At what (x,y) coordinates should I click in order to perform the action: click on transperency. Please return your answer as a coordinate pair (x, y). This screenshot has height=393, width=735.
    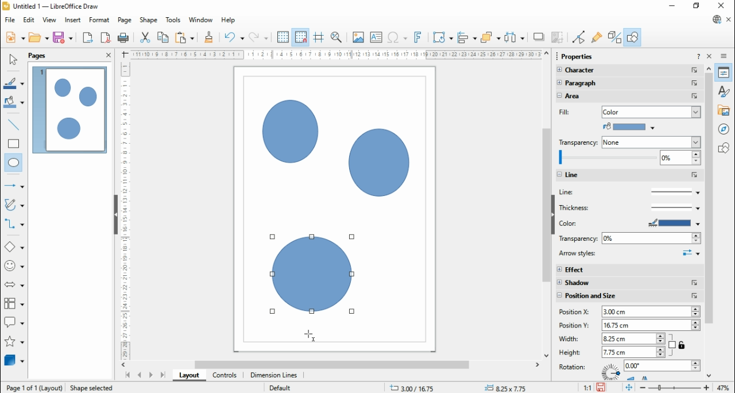
    Looking at the image, I should click on (577, 239).